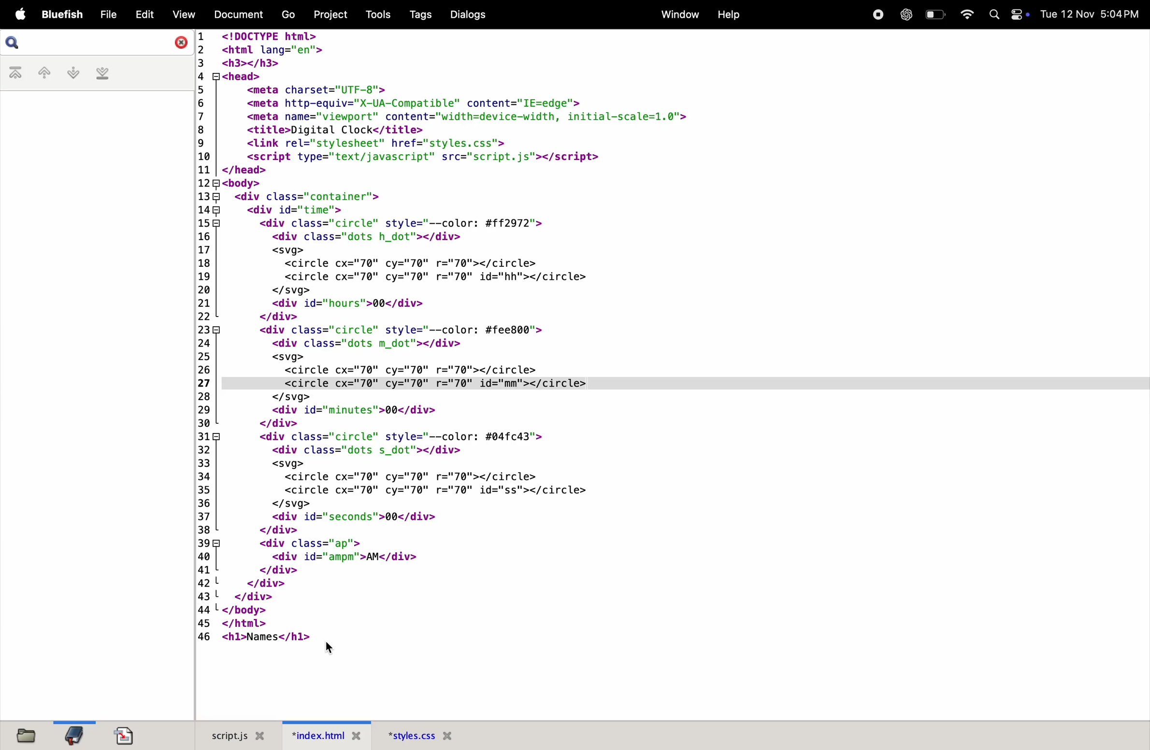 The image size is (1150, 750). What do you see at coordinates (237, 734) in the screenshot?
I see `script.js` at bounding box center [237, 734].